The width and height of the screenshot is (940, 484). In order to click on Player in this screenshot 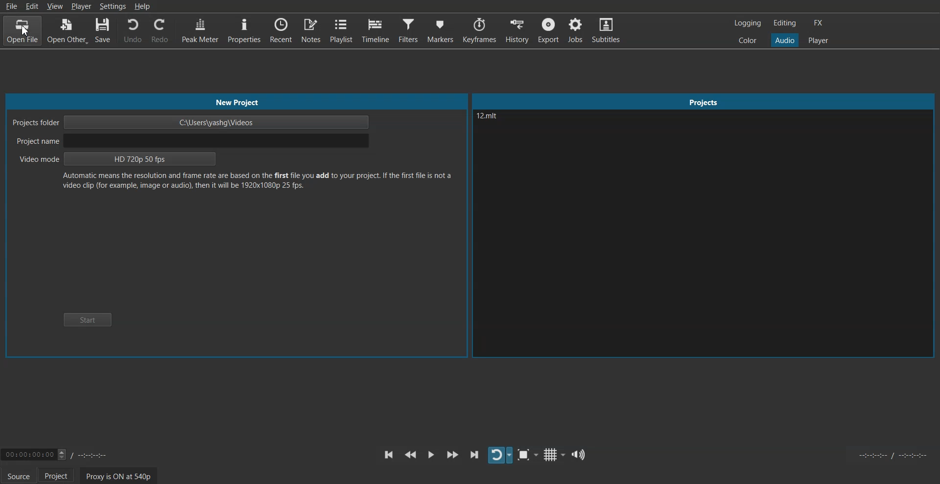, I will do `click(81, 6)`.